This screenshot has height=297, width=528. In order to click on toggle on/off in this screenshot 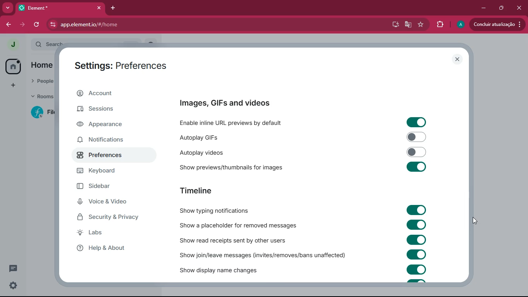, I will do `click(417, 137)`.